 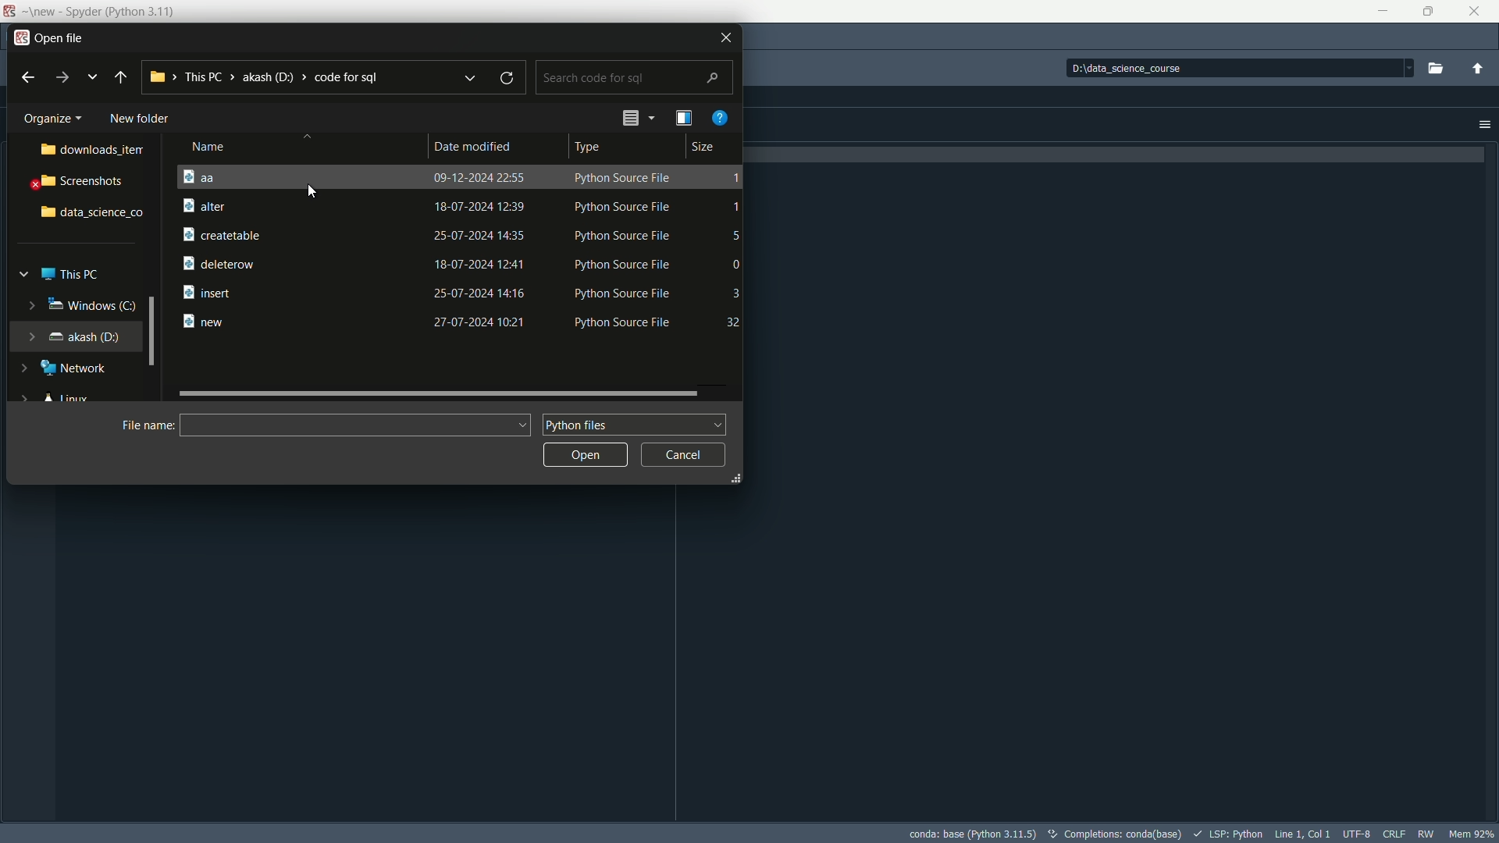 I want to click on Previous, so click(x=27, y=77).